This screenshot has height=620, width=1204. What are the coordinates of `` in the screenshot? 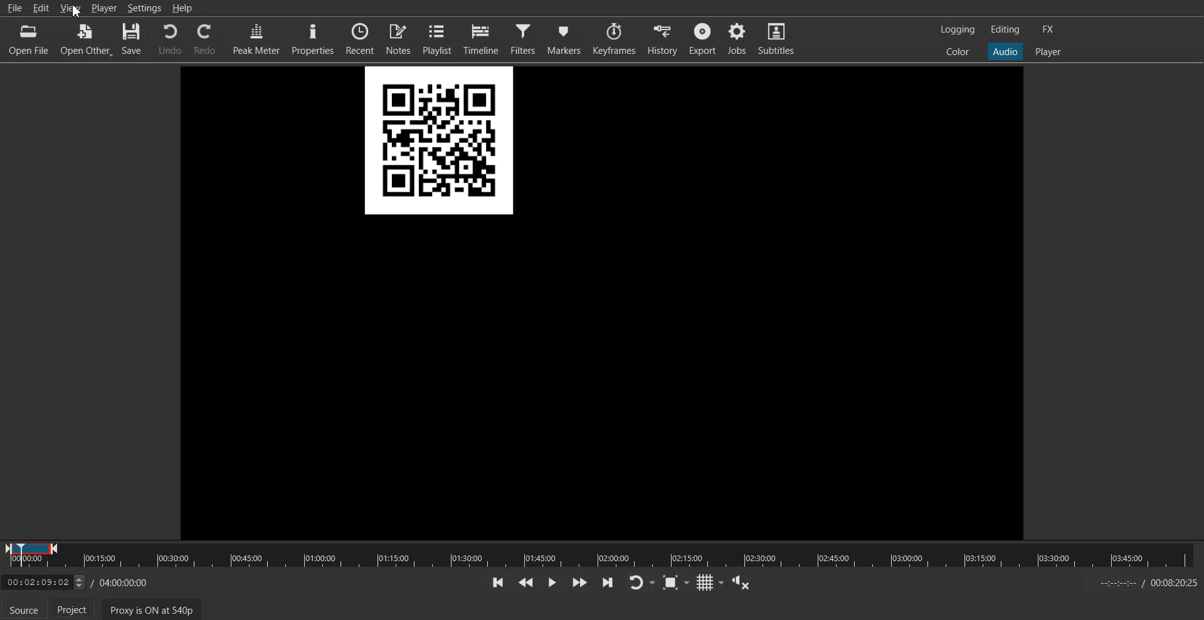 It's located at (737, 39).